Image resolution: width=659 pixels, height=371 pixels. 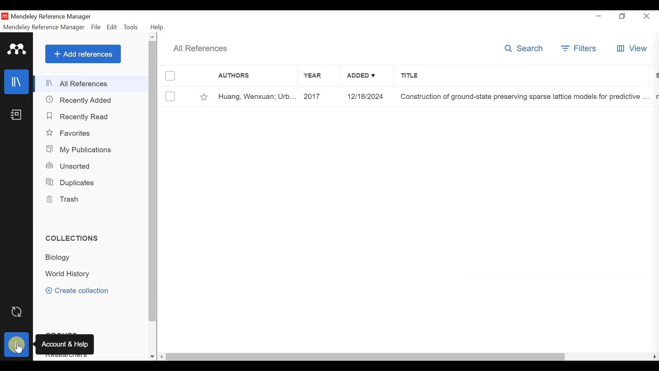 I want to click on Scroll down, so click(x=153, y=357).